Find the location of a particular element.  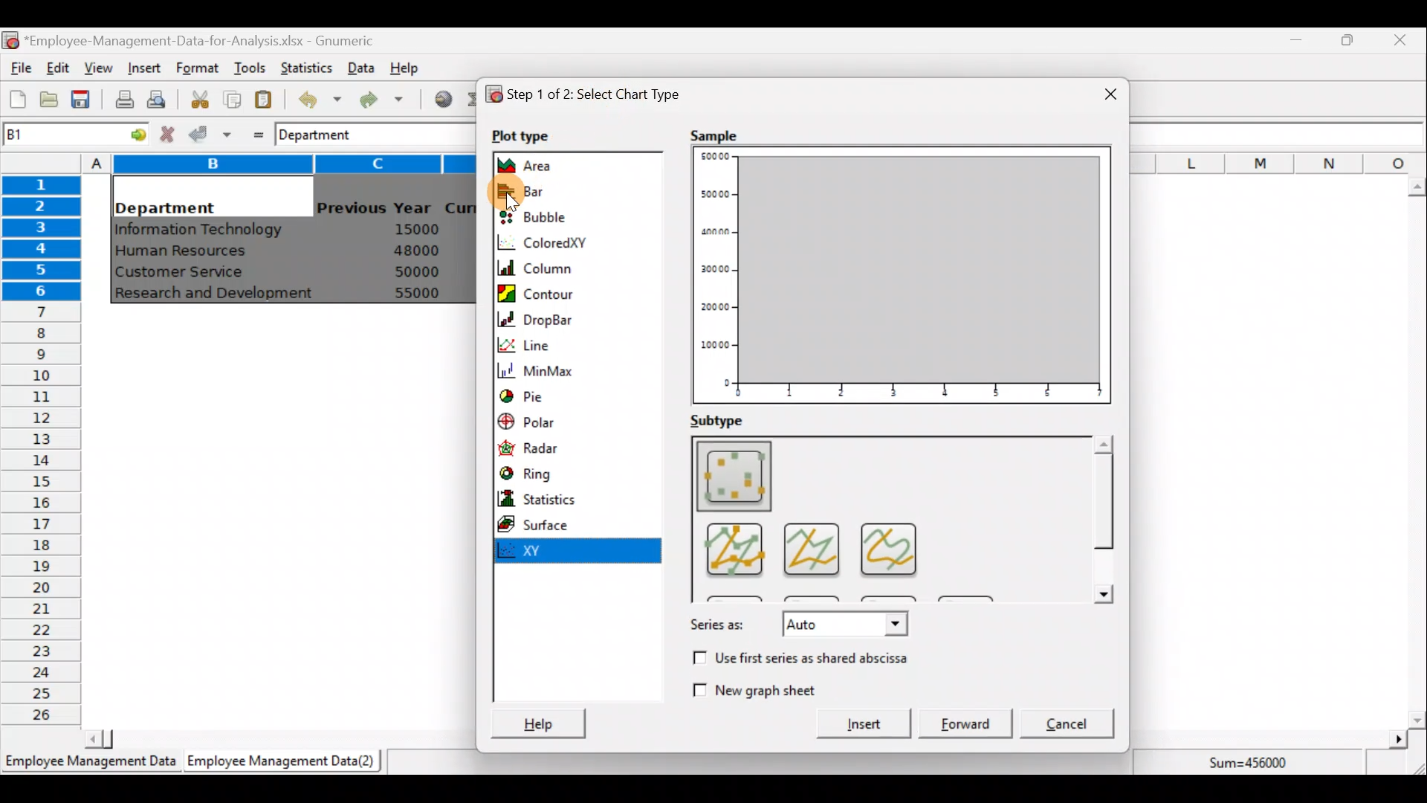

Data is located at coordinates (361, 68).